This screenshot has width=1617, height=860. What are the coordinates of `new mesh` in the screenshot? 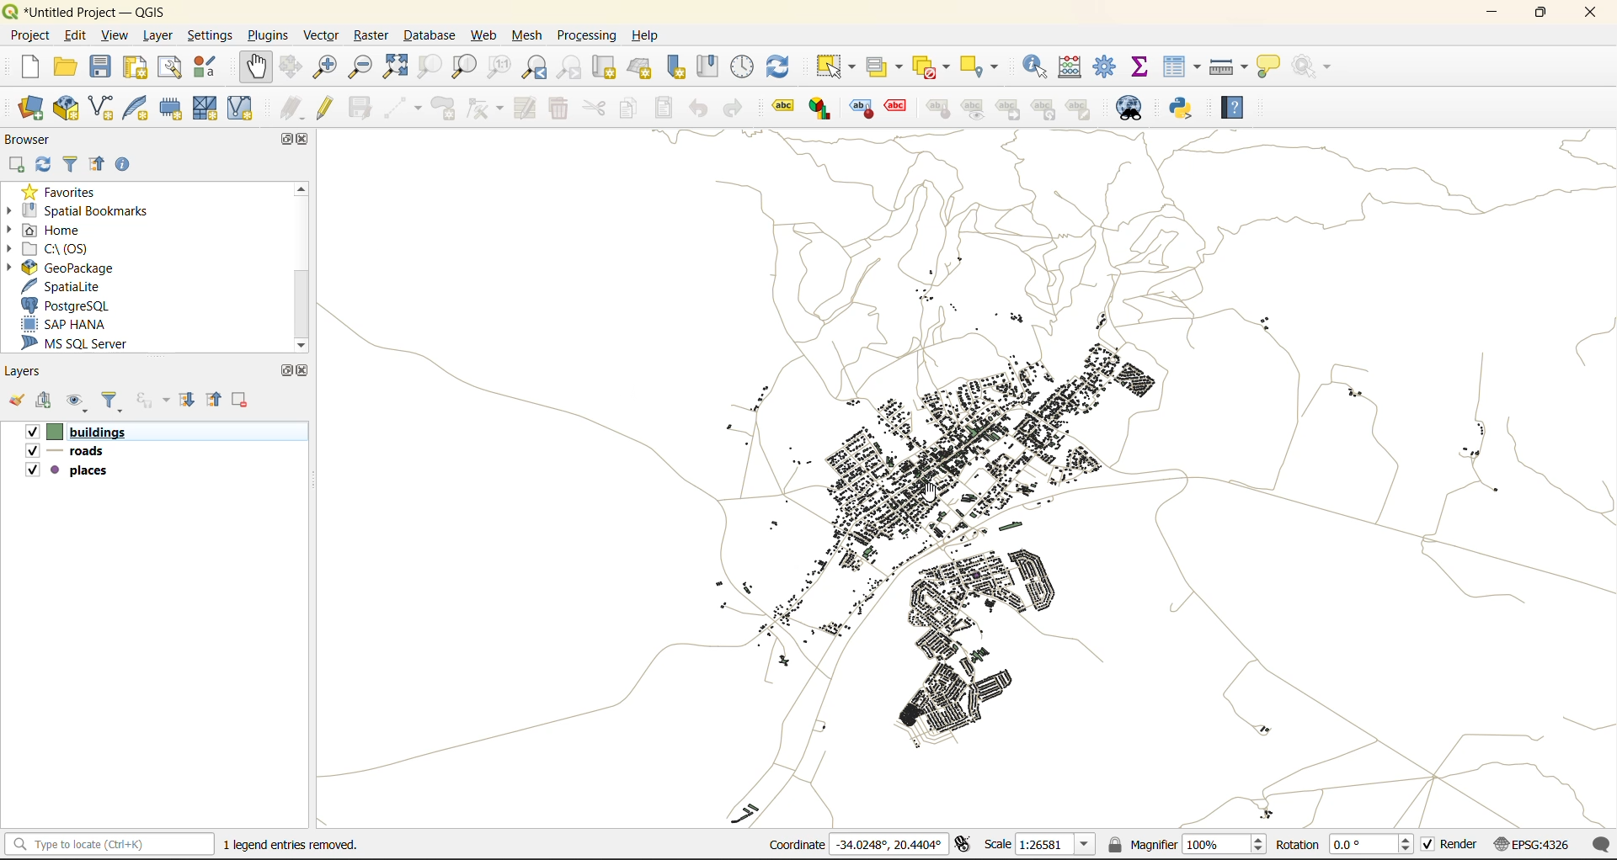 It's located at (206, 107).